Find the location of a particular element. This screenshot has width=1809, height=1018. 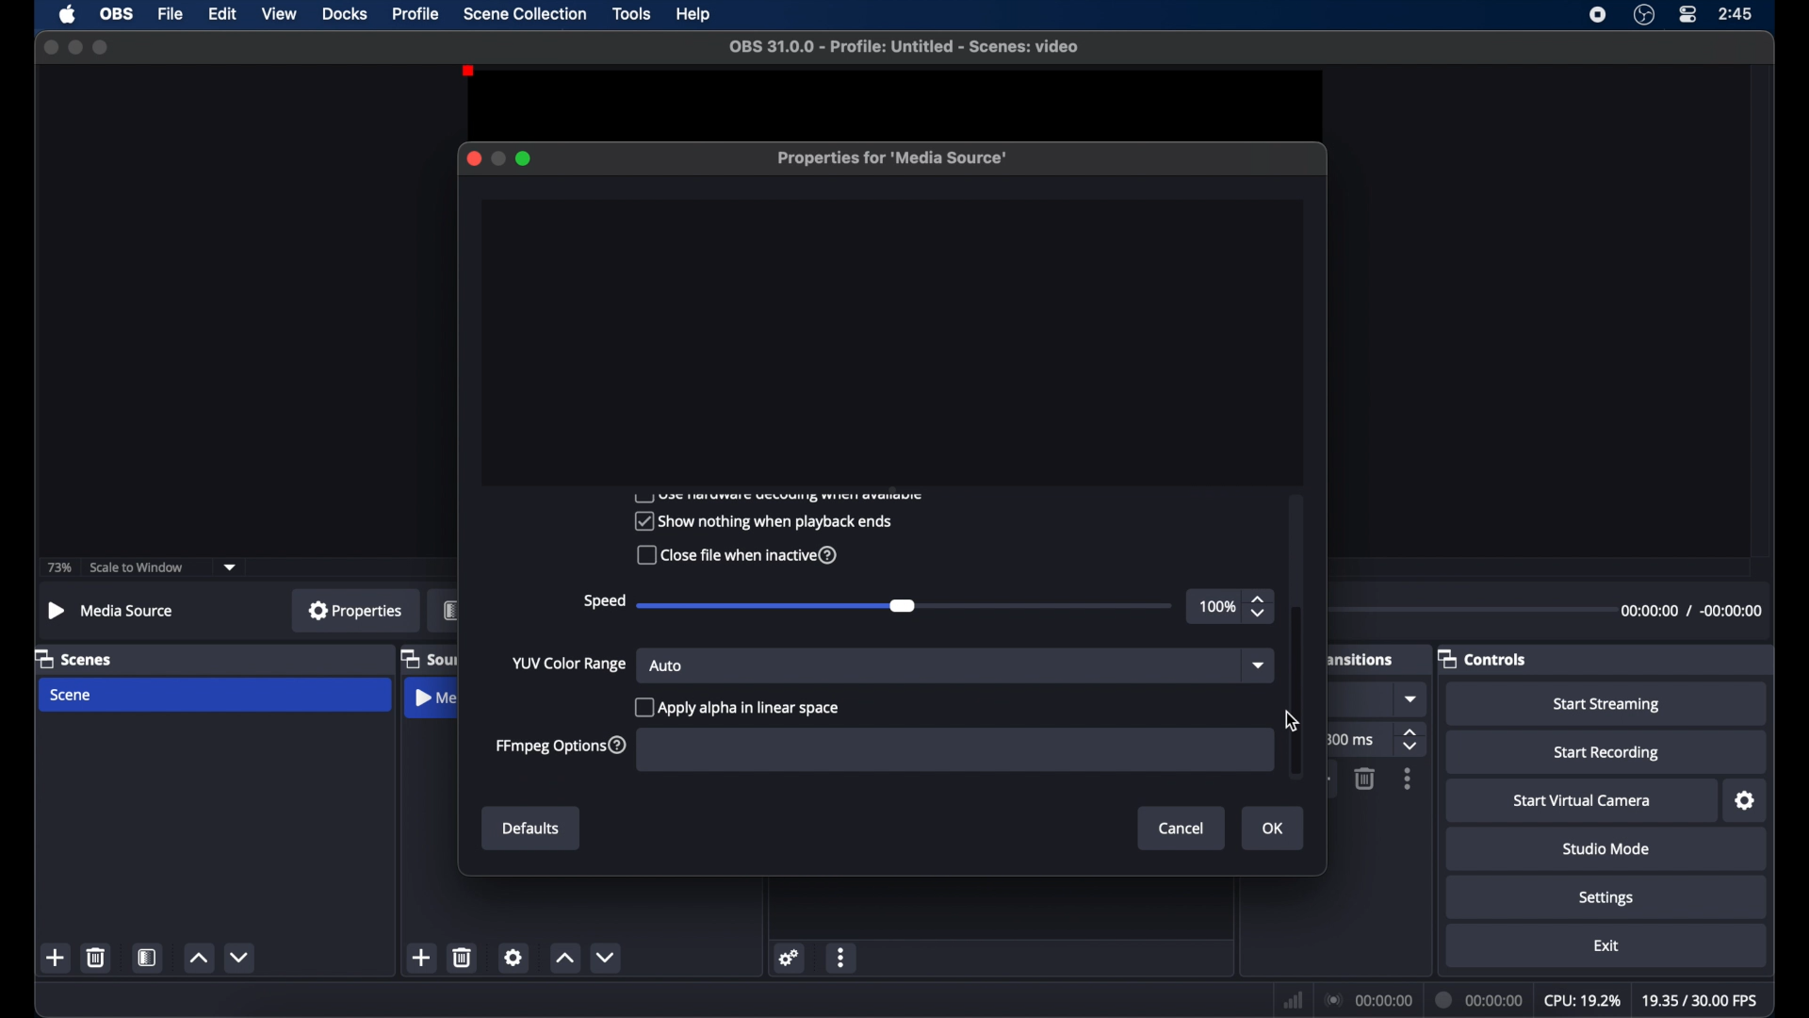

media source is located at coordinates (109, 610).